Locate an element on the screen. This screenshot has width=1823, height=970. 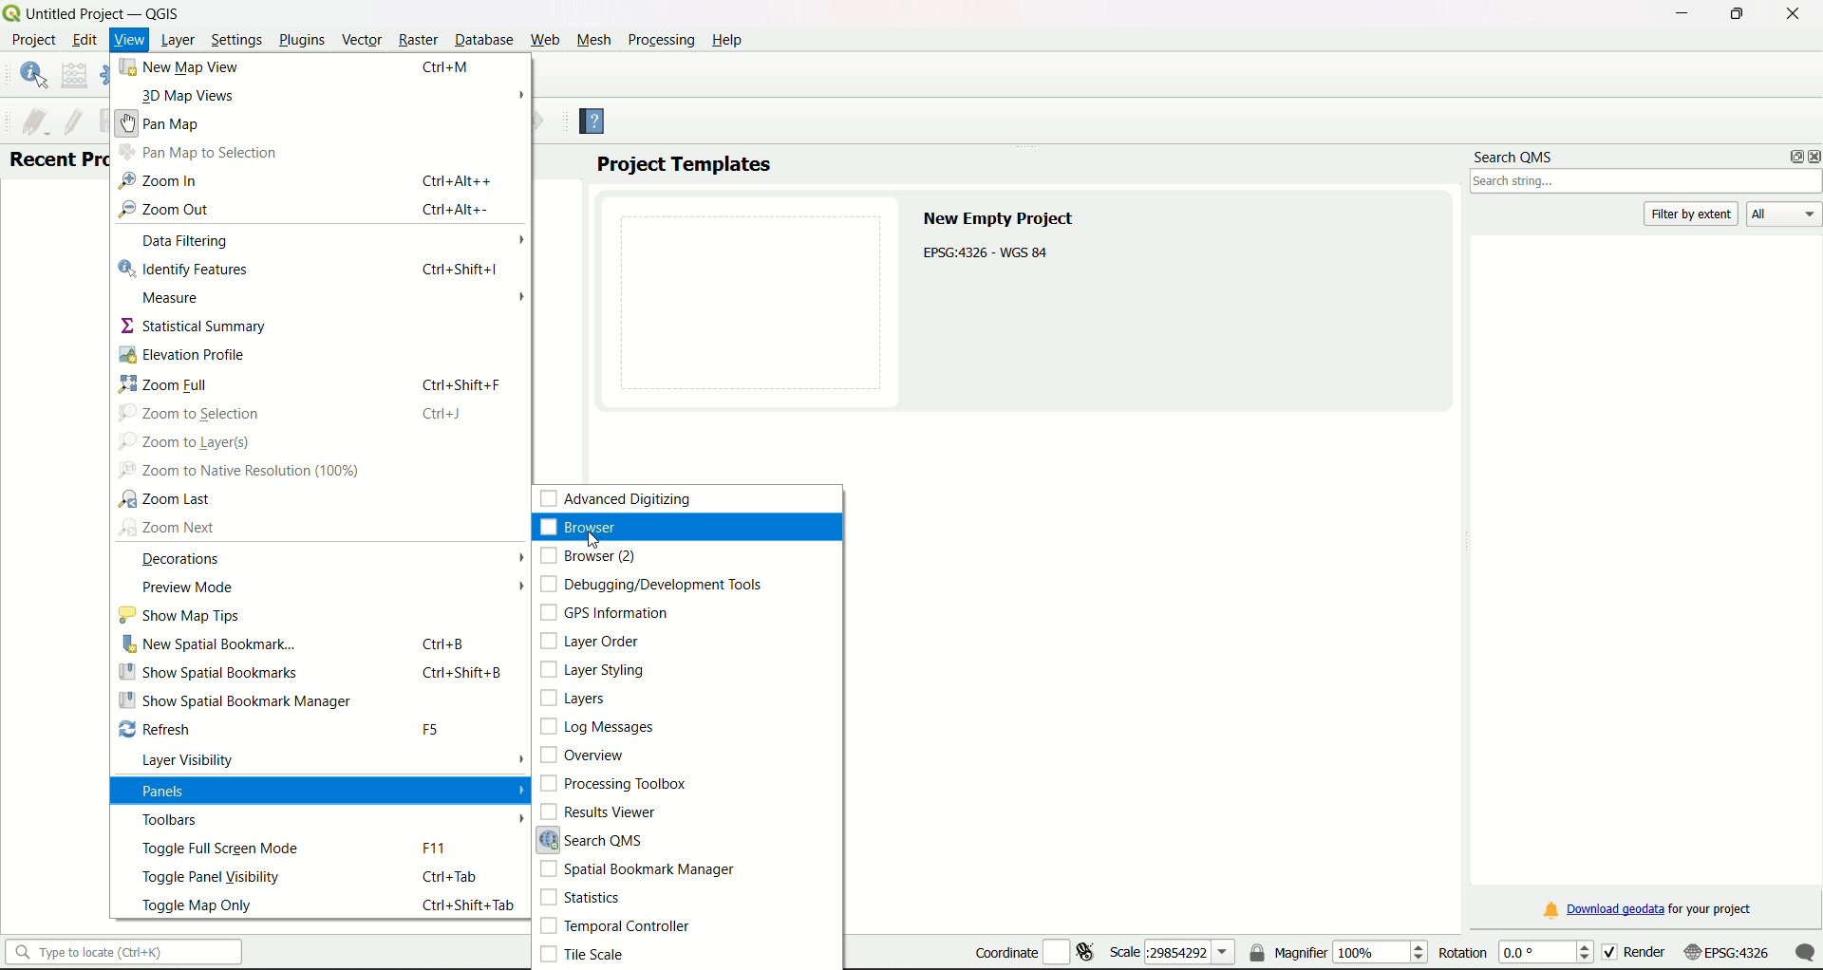
Panels is located at coordinates (179, 789).